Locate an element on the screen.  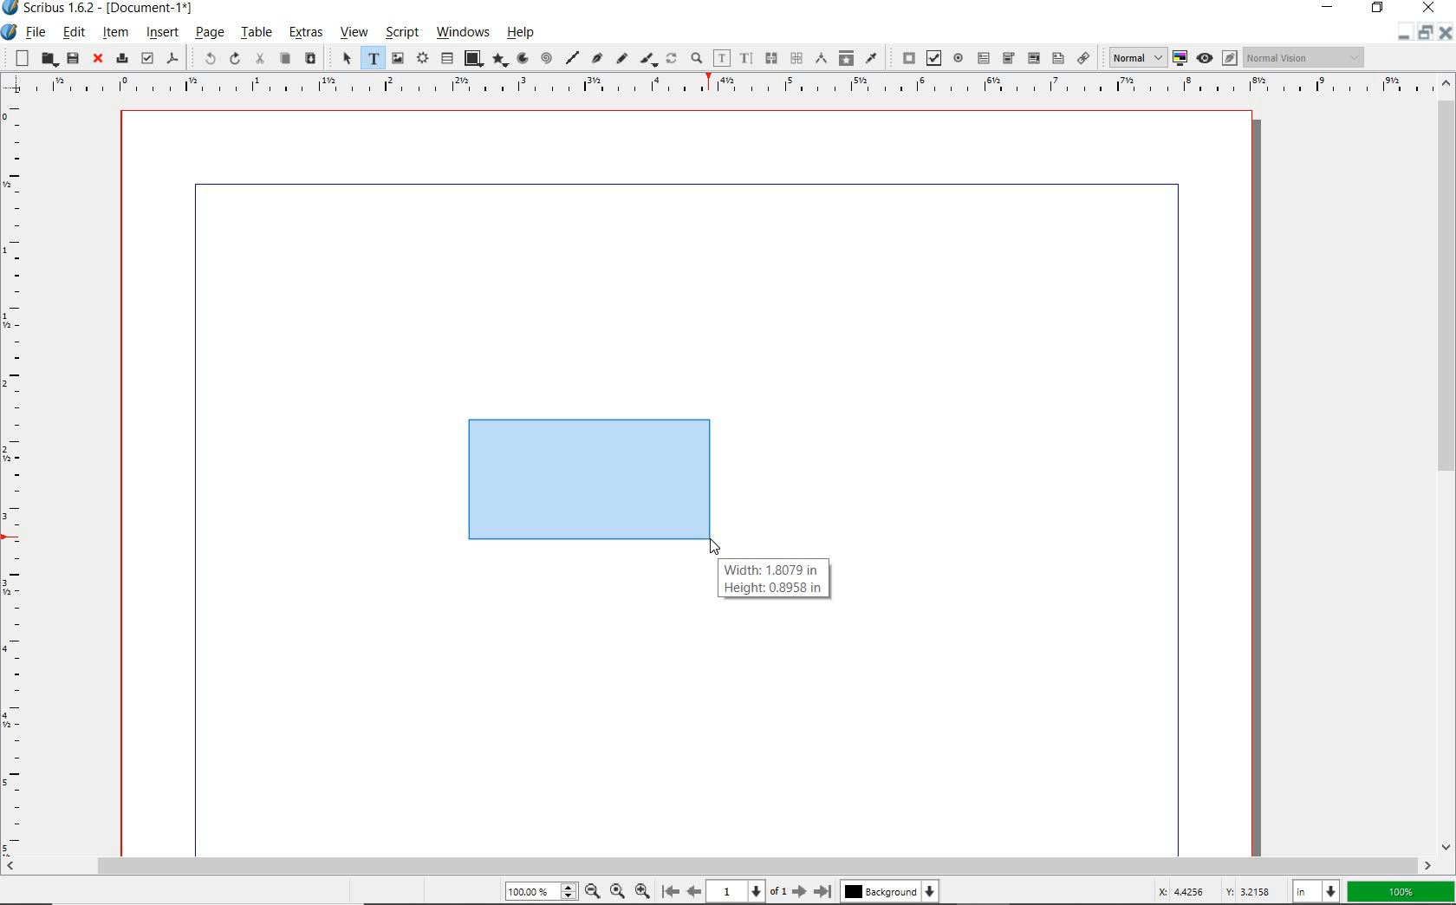
save is located at coordinates (71, 58).